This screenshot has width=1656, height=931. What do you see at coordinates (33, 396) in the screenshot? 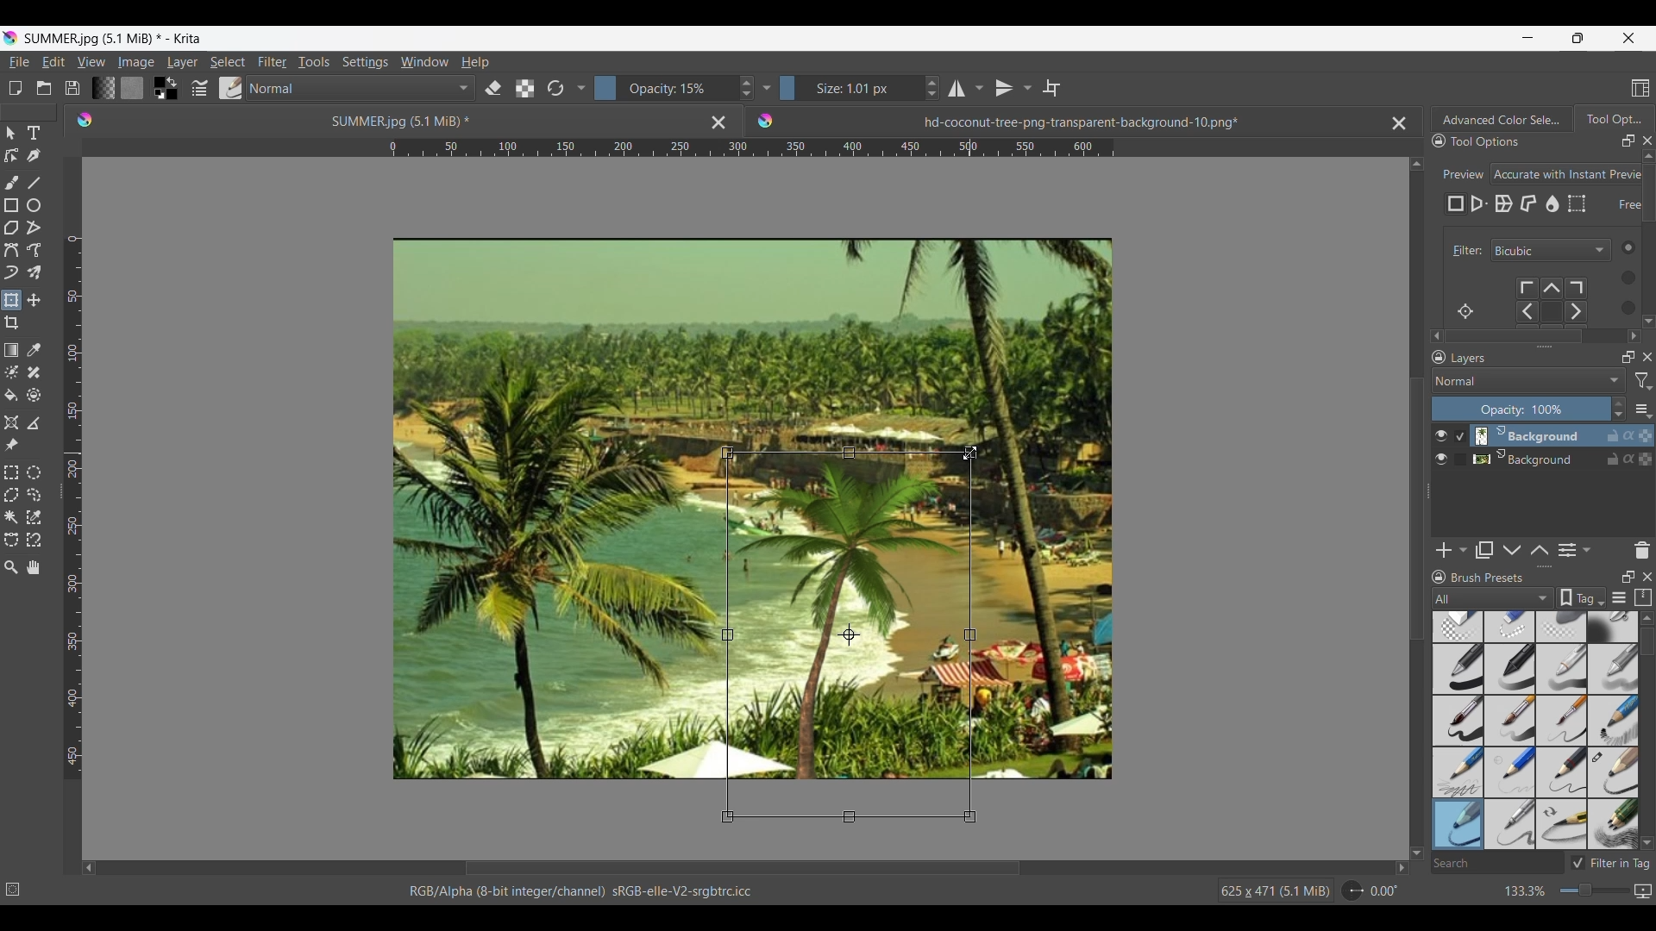
I see `Enclose and fill` at bounding box center [33, 396].